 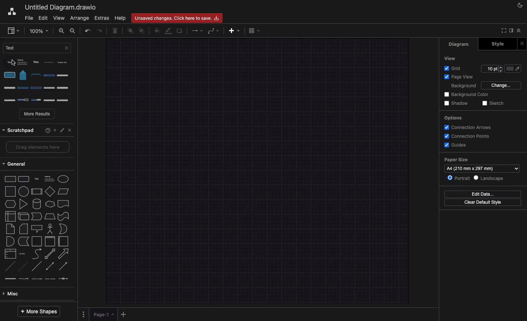 I want to click on Add, so click(x=124, y=314).